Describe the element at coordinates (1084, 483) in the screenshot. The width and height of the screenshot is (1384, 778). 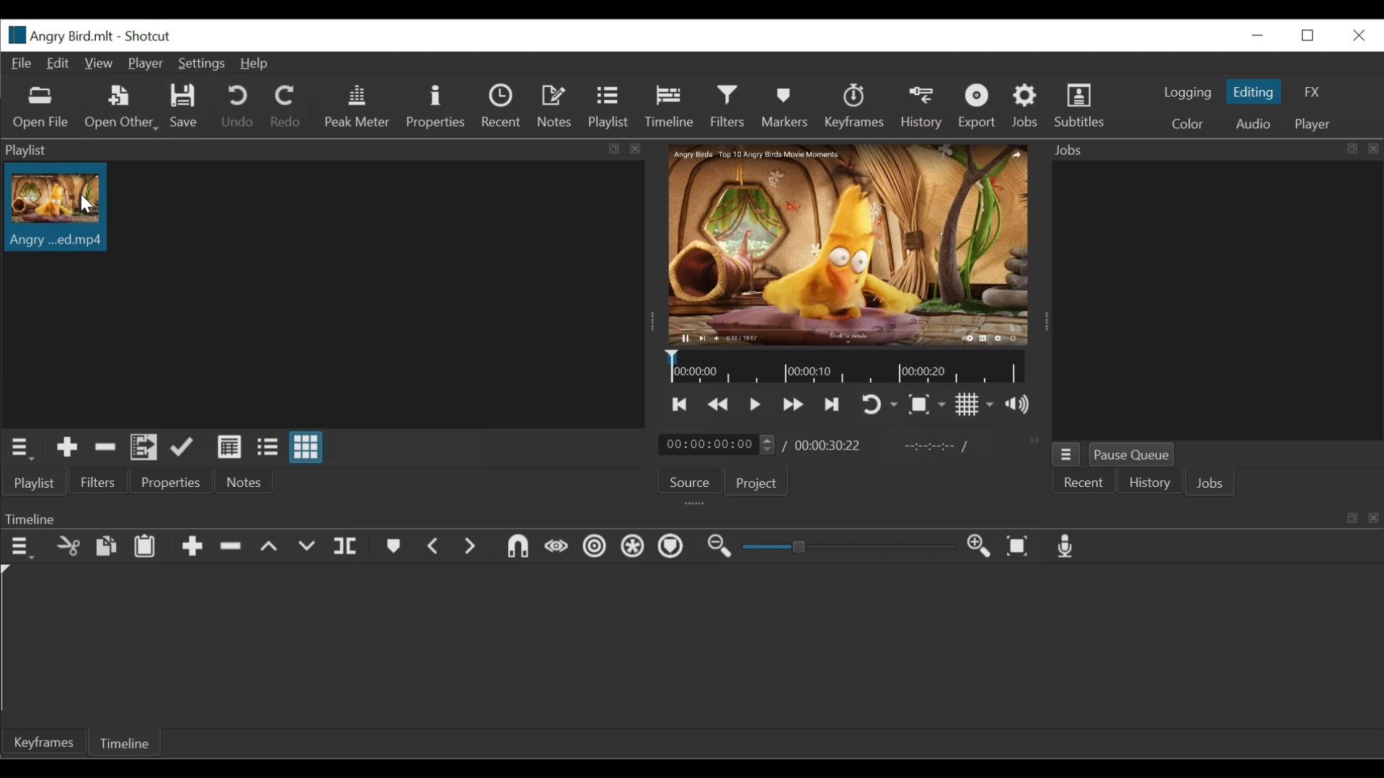
I see `Recent` at that location.